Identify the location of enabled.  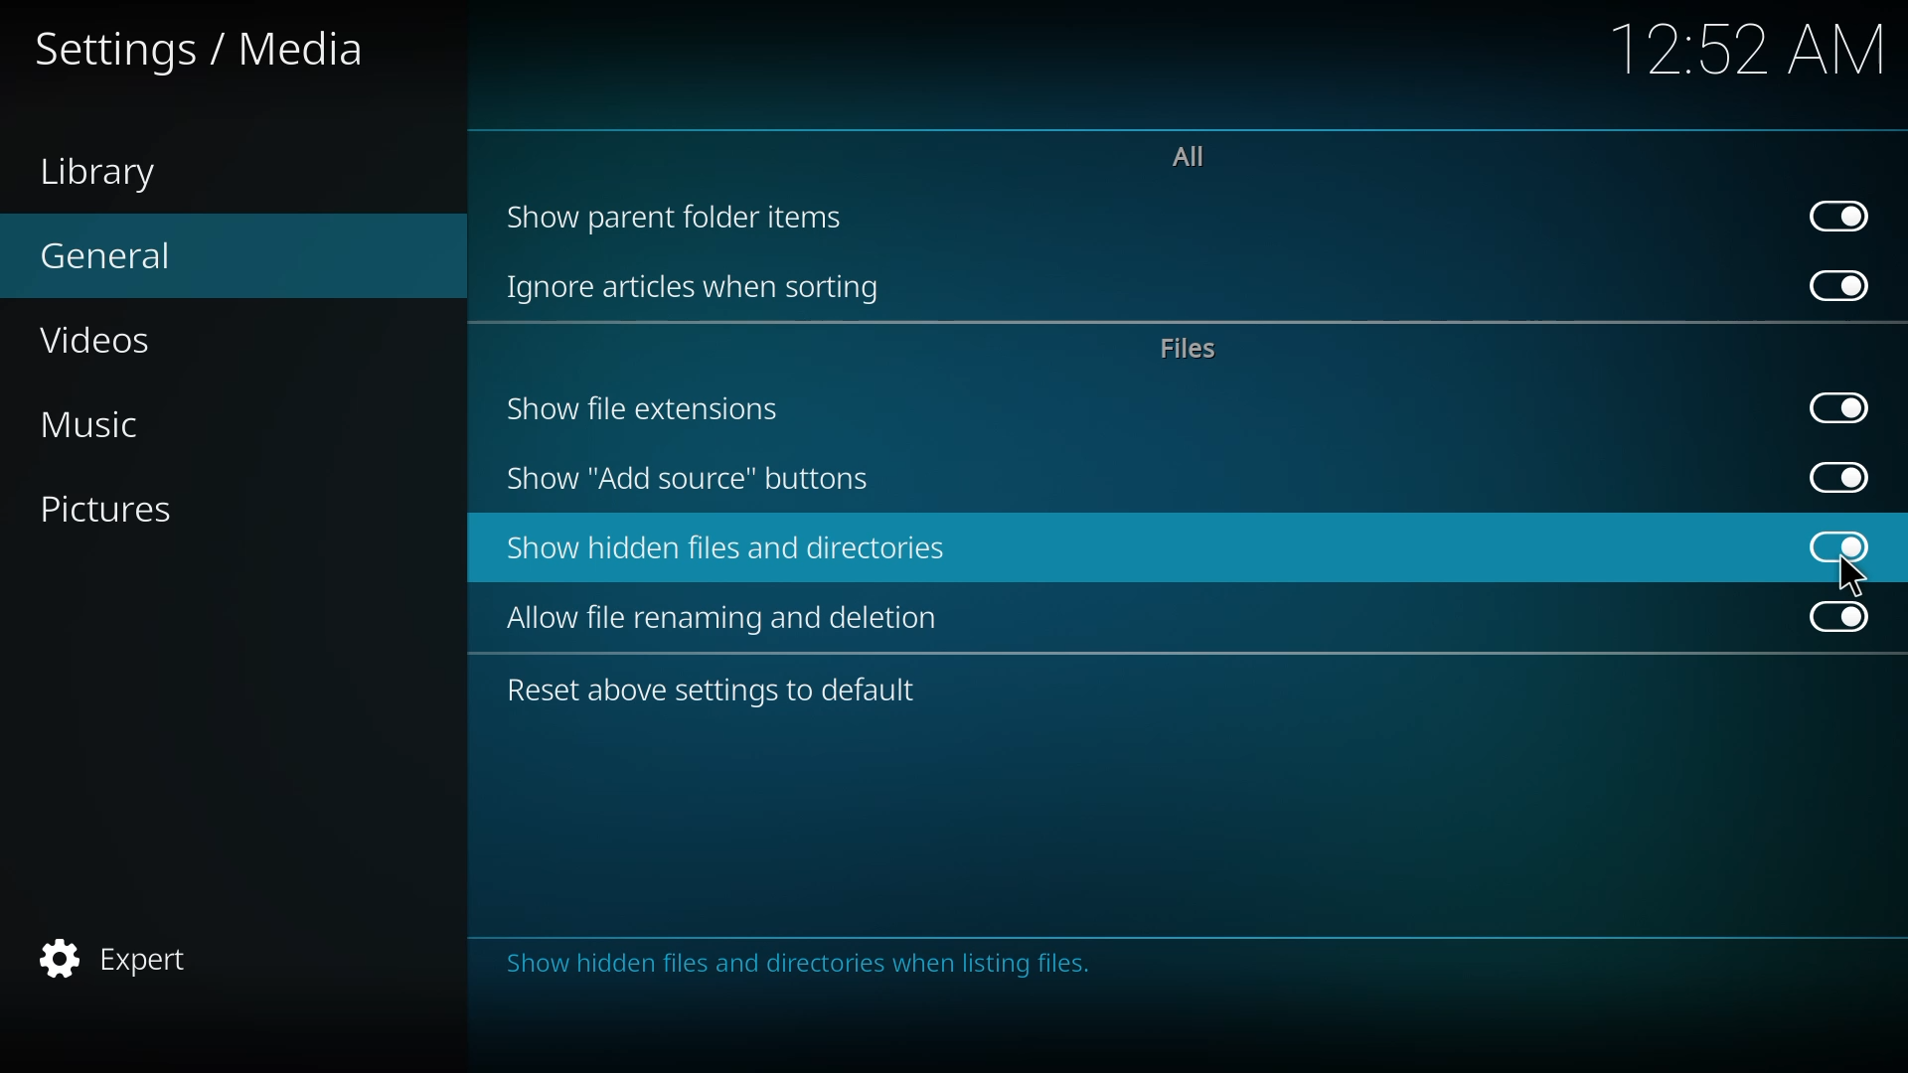
(1840, 615).